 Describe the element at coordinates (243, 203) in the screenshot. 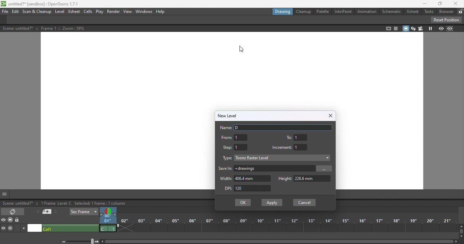

I see `OK` at that location.